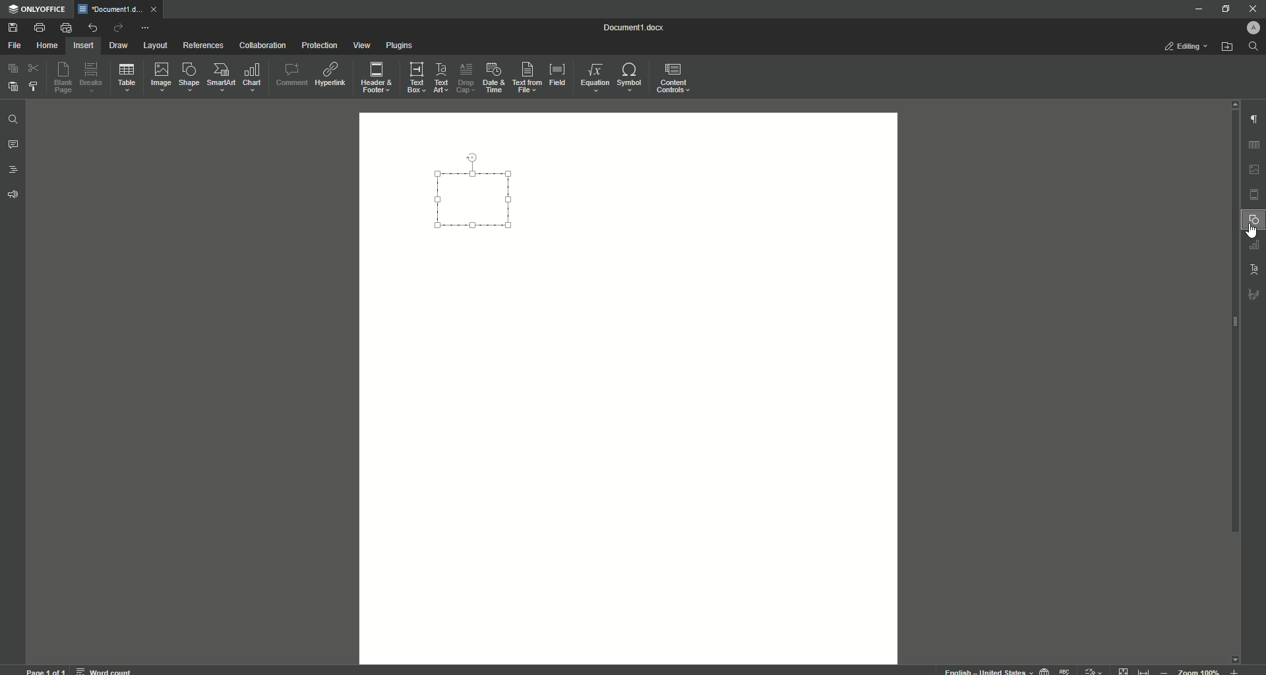 This screenshot has height=675, width=1266. I want to click on scroll up, so click(1232, 103).